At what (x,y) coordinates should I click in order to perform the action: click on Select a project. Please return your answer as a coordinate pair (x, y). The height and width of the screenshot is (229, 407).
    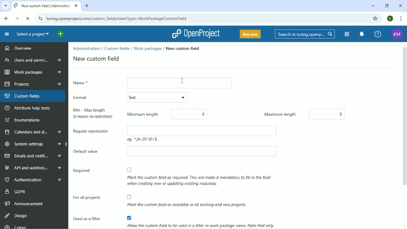
    Looking at the image, I should click on (32, 34).